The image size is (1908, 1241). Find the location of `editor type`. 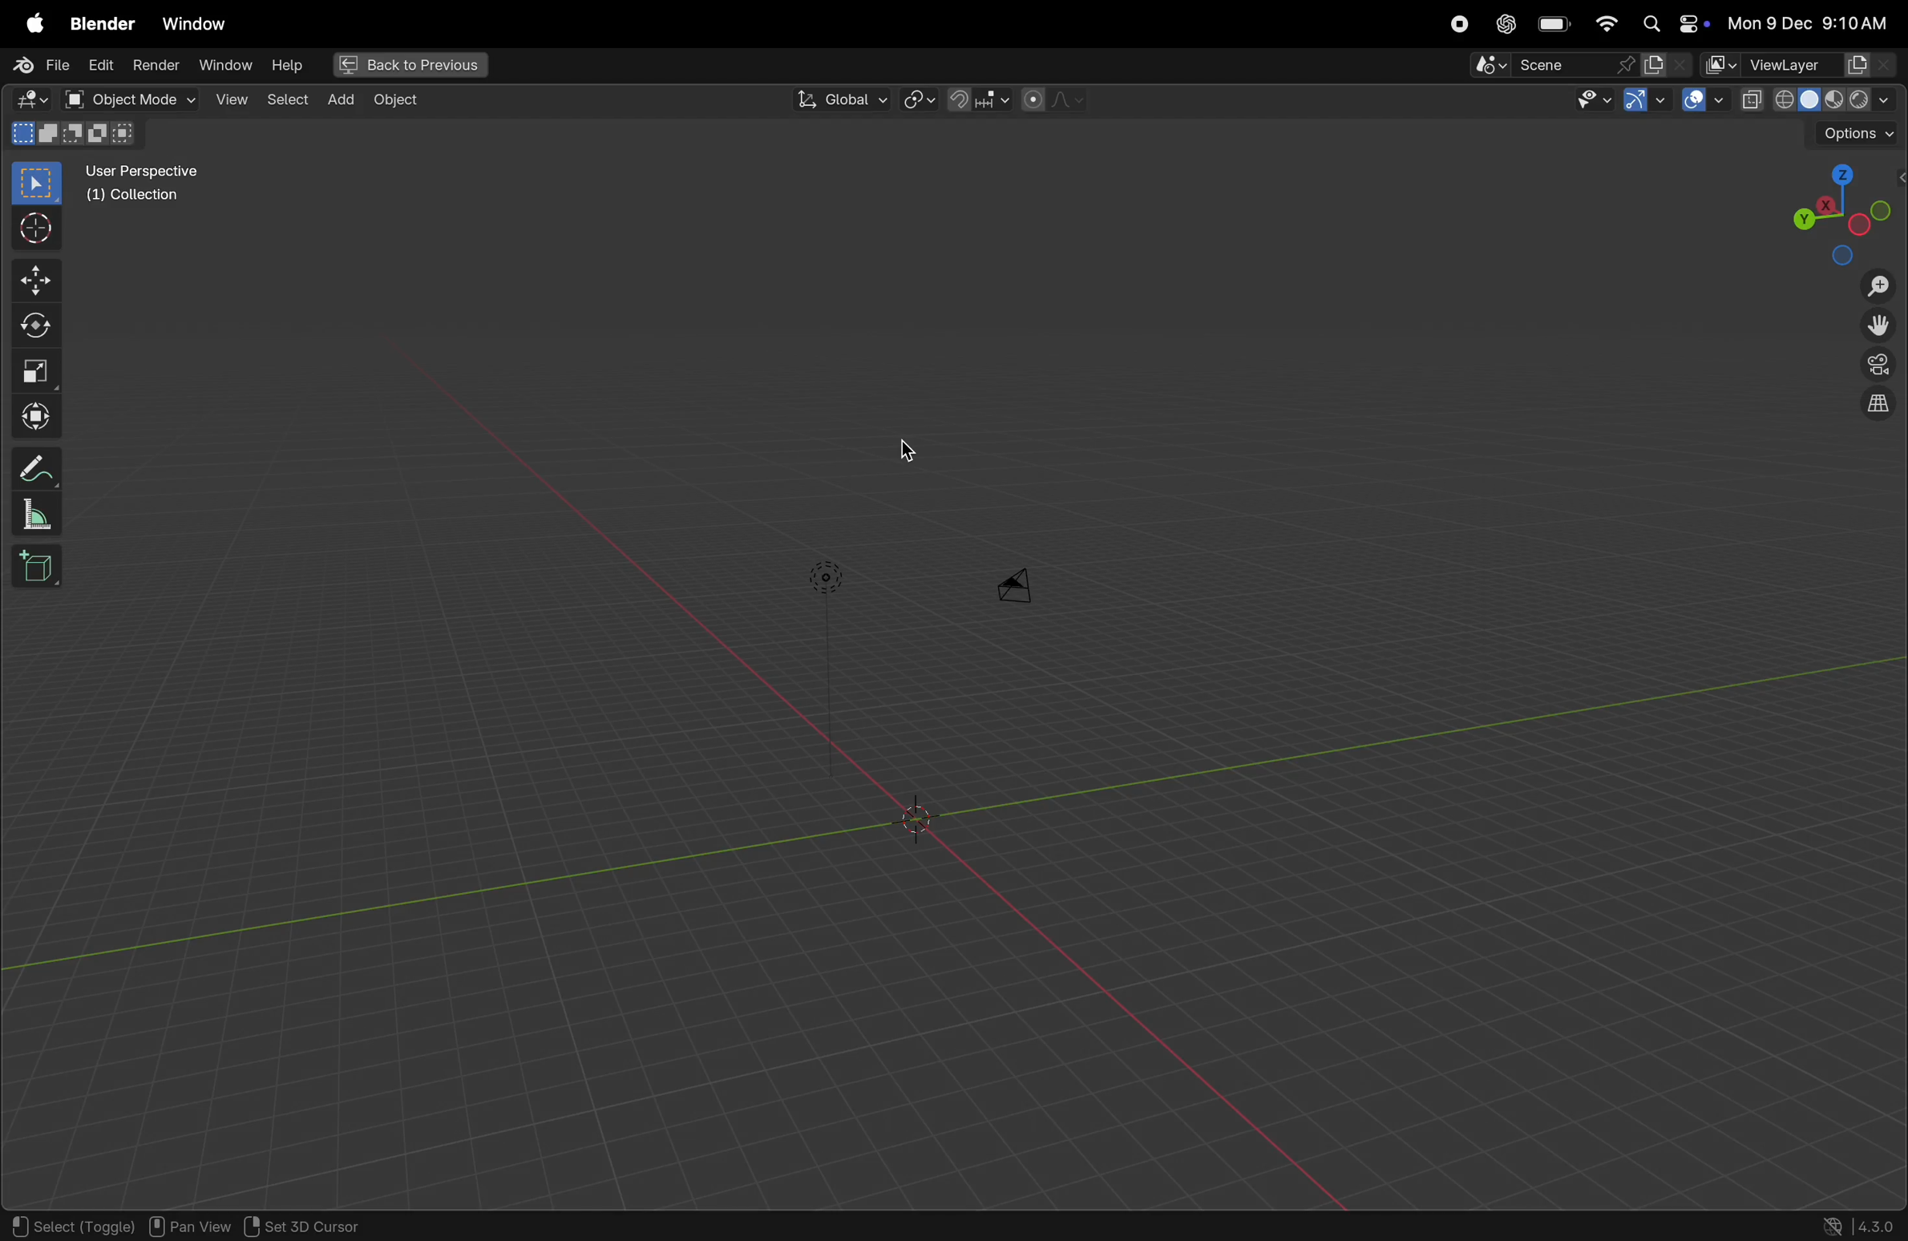

editor type is located at coordinates (26, 102).